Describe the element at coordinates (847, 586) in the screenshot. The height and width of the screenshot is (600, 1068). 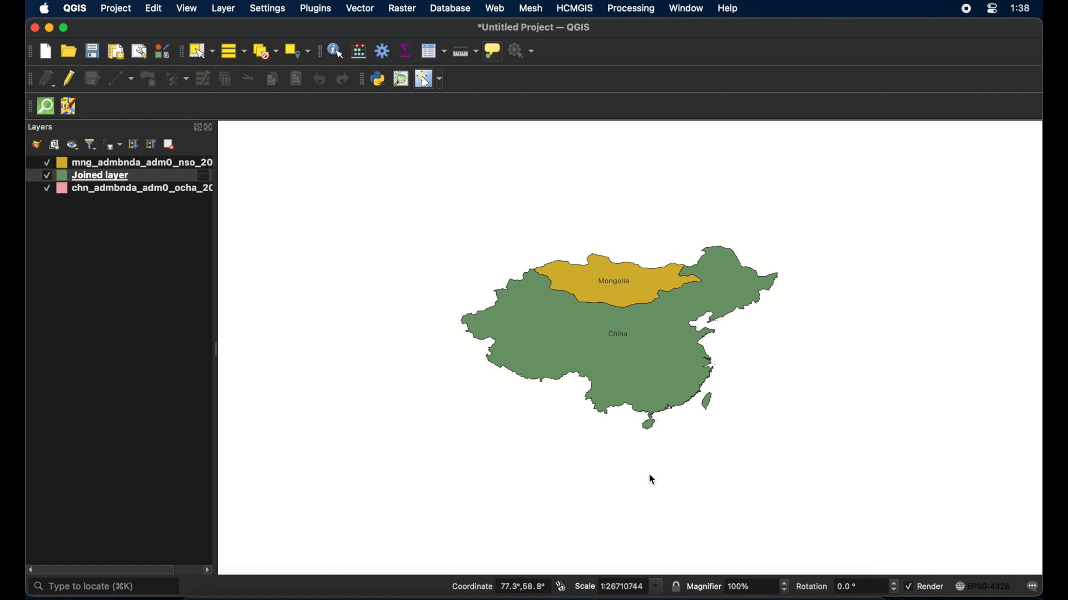
I see `rotation` at that location.